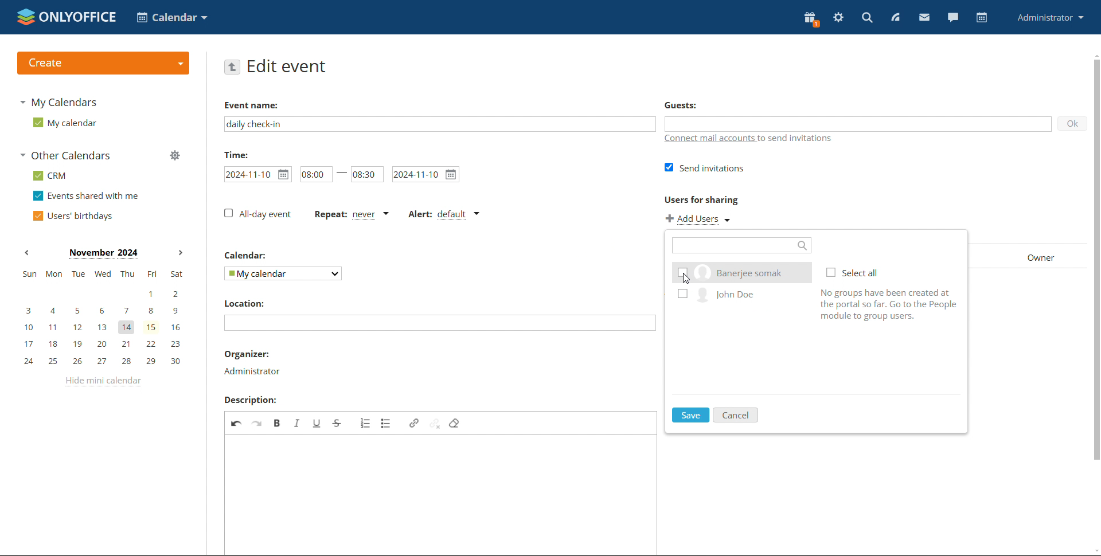 Image resolution: width=1101 pixels, height=556 pixels. I want to click on link, so click(414, 422).